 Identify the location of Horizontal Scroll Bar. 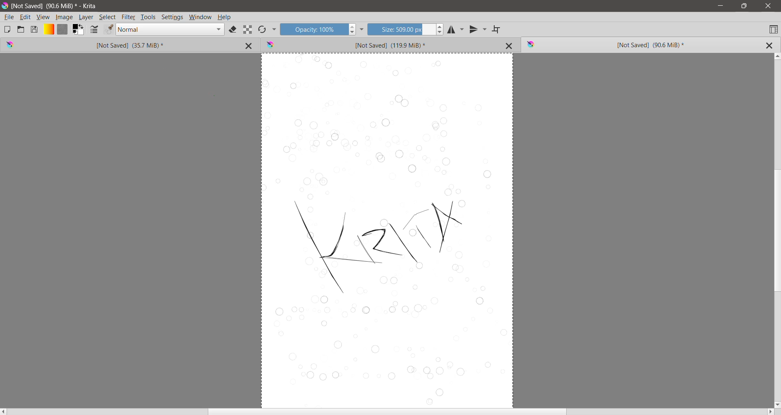
(388, 412).